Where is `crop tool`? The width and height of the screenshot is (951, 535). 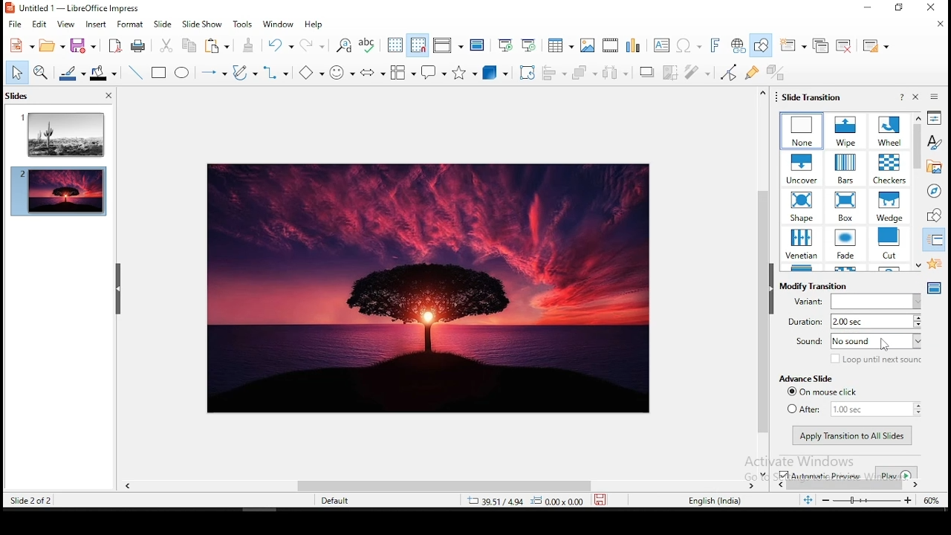 crop tool is located at coordinates (527, 71).